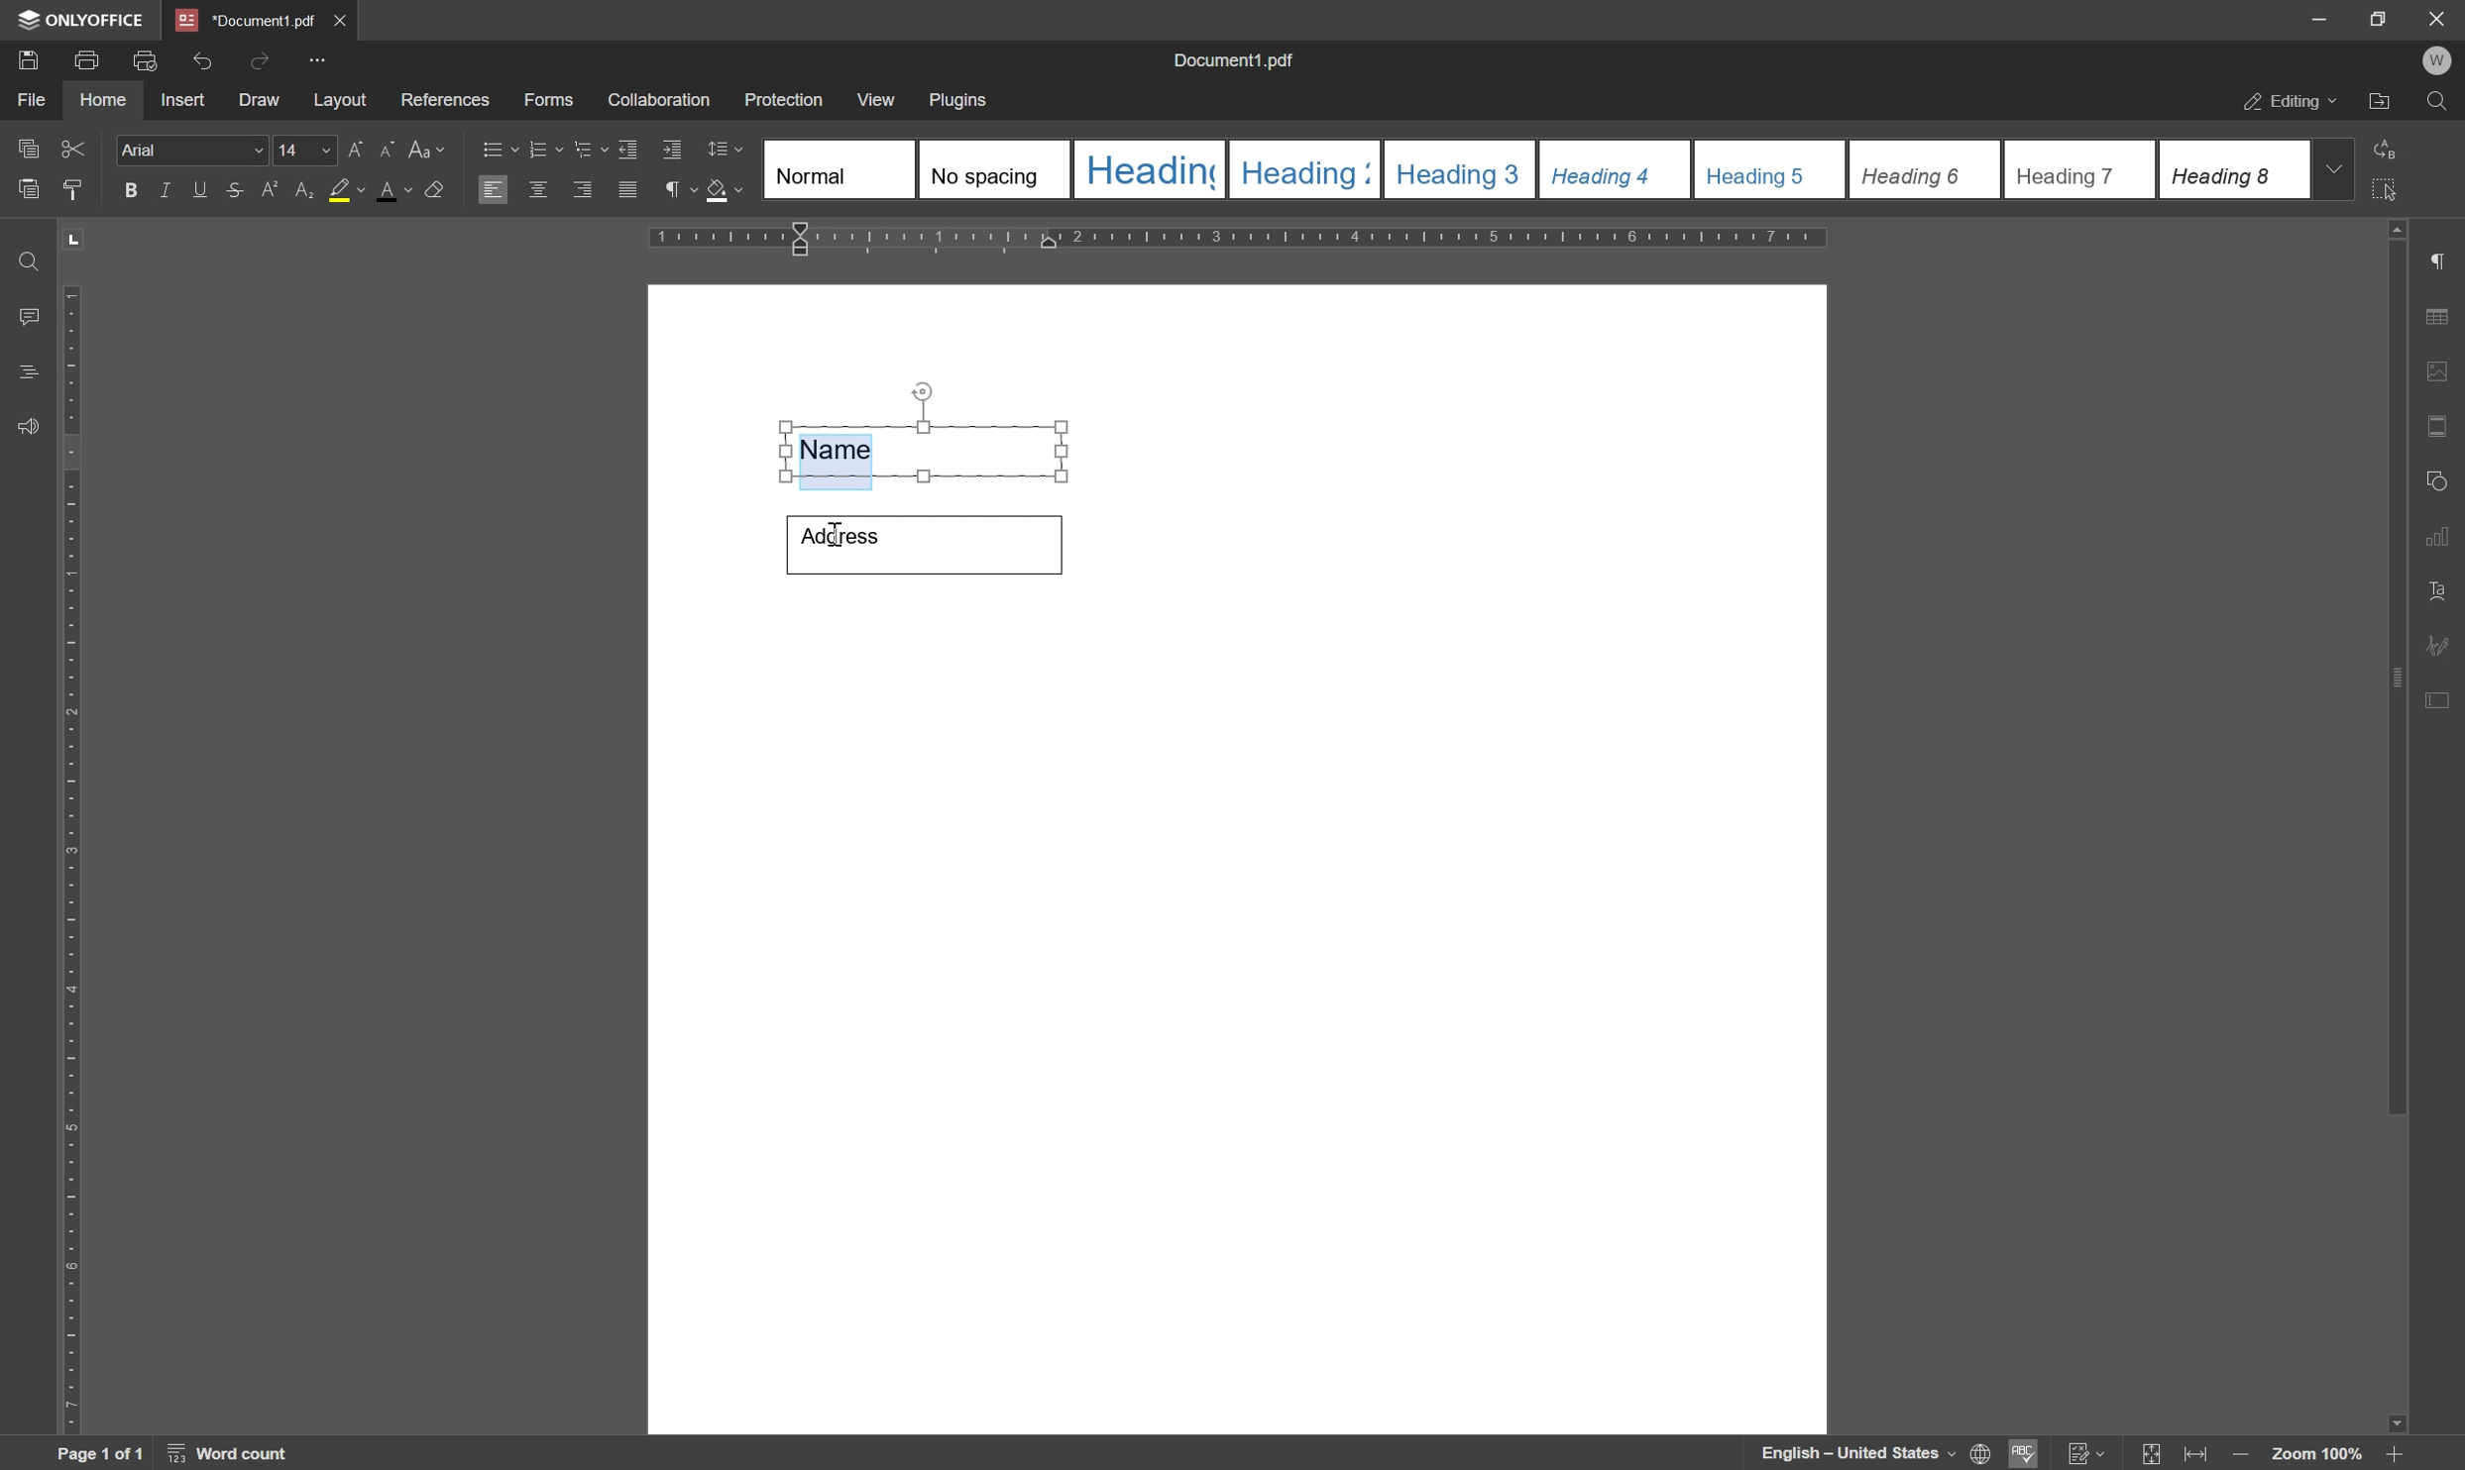  What do you see at coordinates (162, 189) in the screenshot?
I see `italic` at bounding box center [162, 189].